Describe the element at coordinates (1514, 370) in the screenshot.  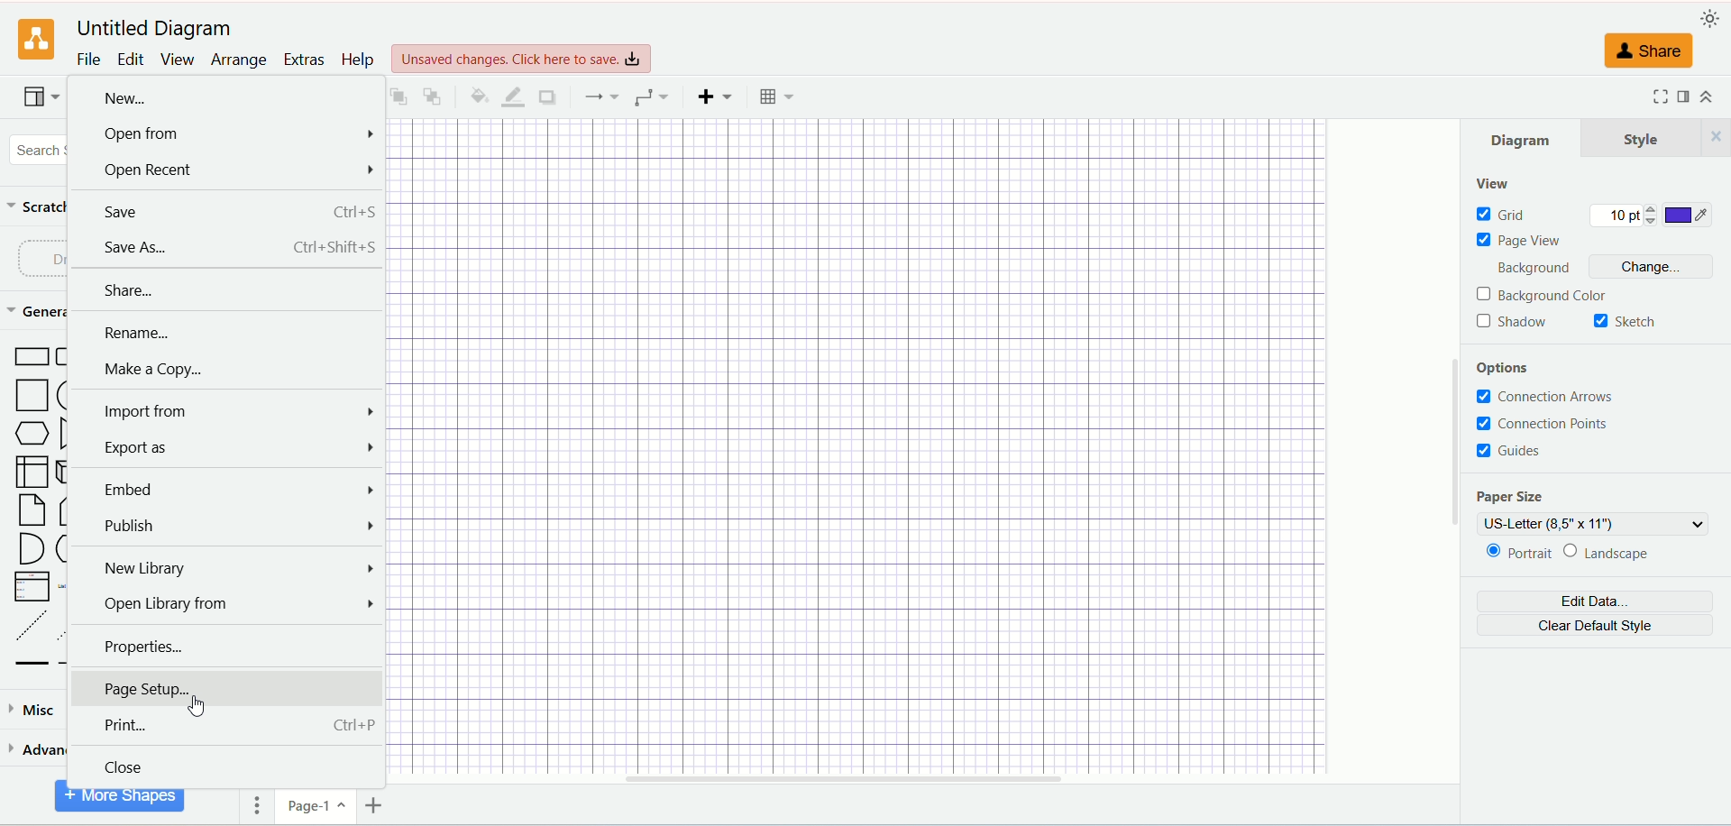
I see `options` at that location.